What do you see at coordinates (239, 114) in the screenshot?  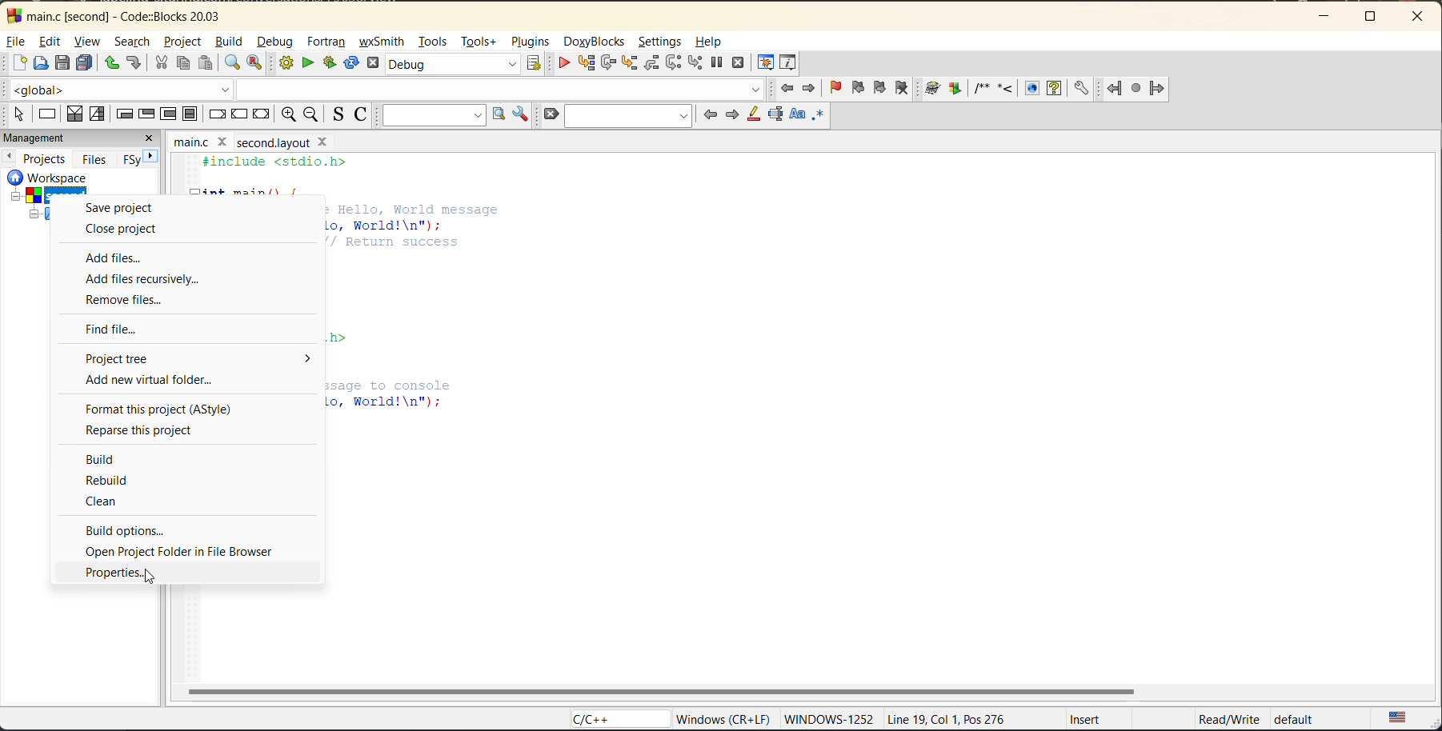 I see `continue instruction` at bounding box center [239, 114].